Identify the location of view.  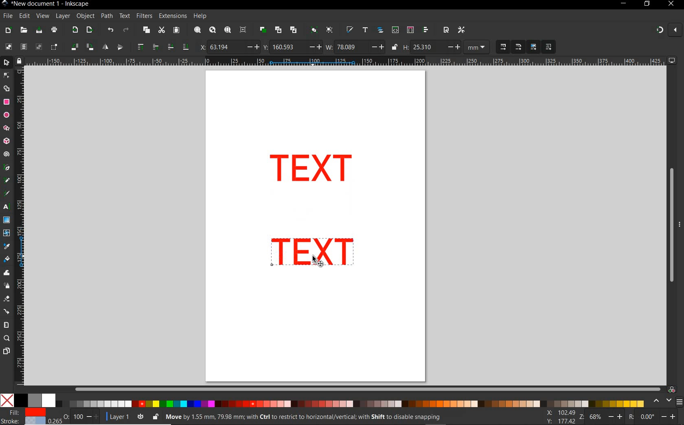
(42, 15).